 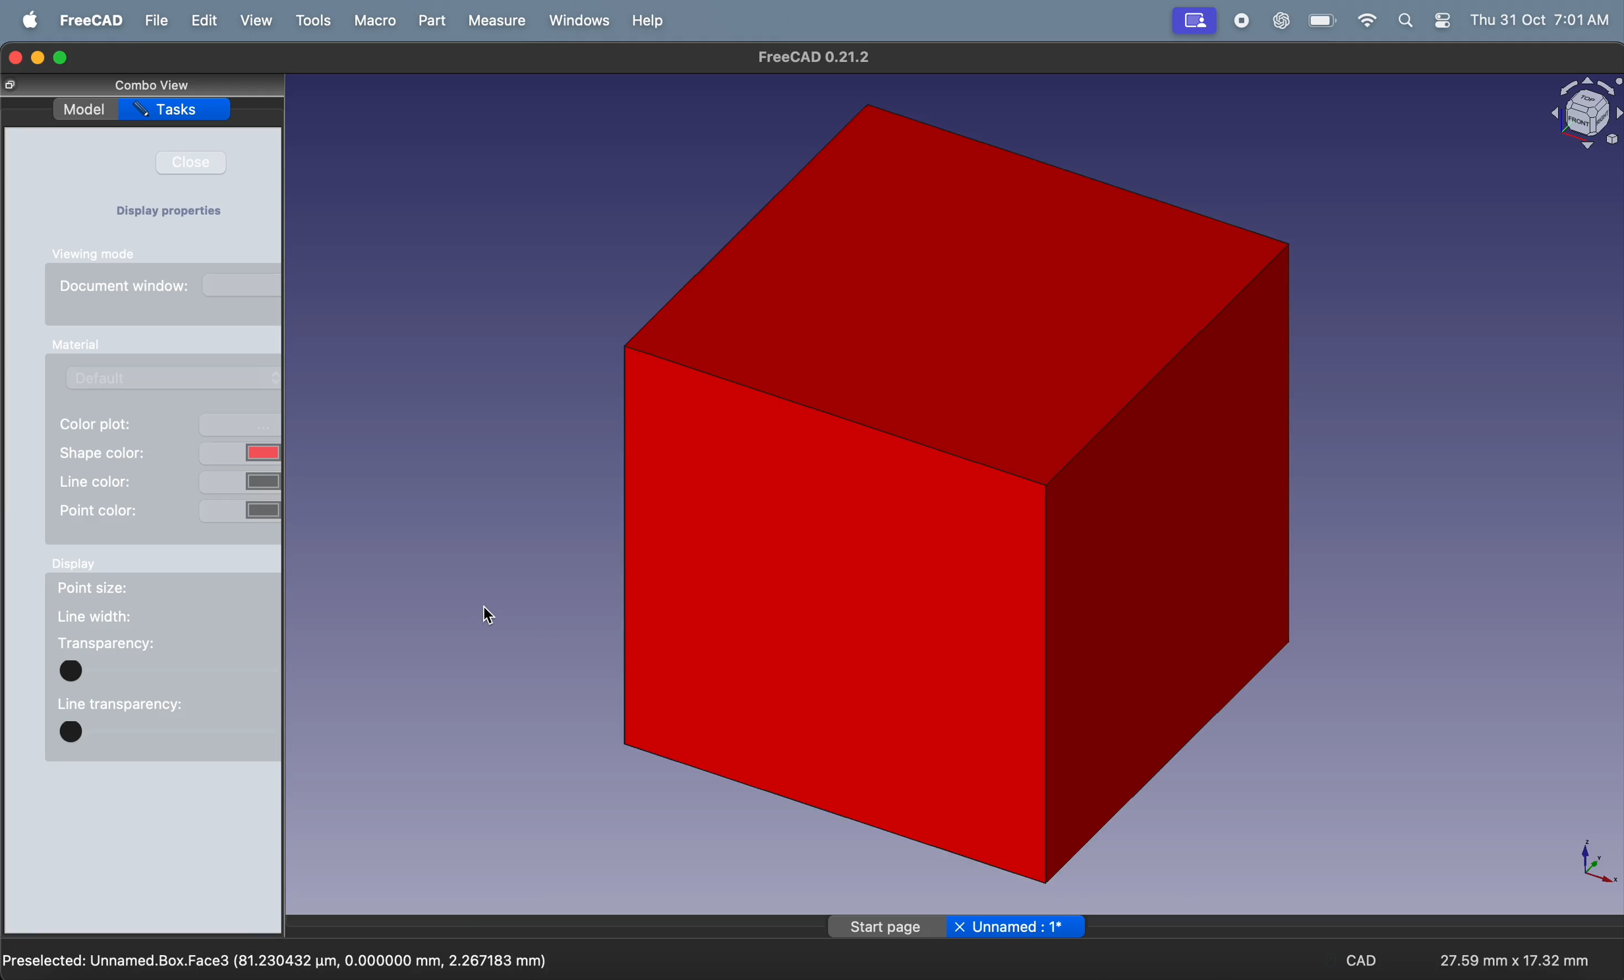 I want to click on display properties, so click(x=175, y=213).